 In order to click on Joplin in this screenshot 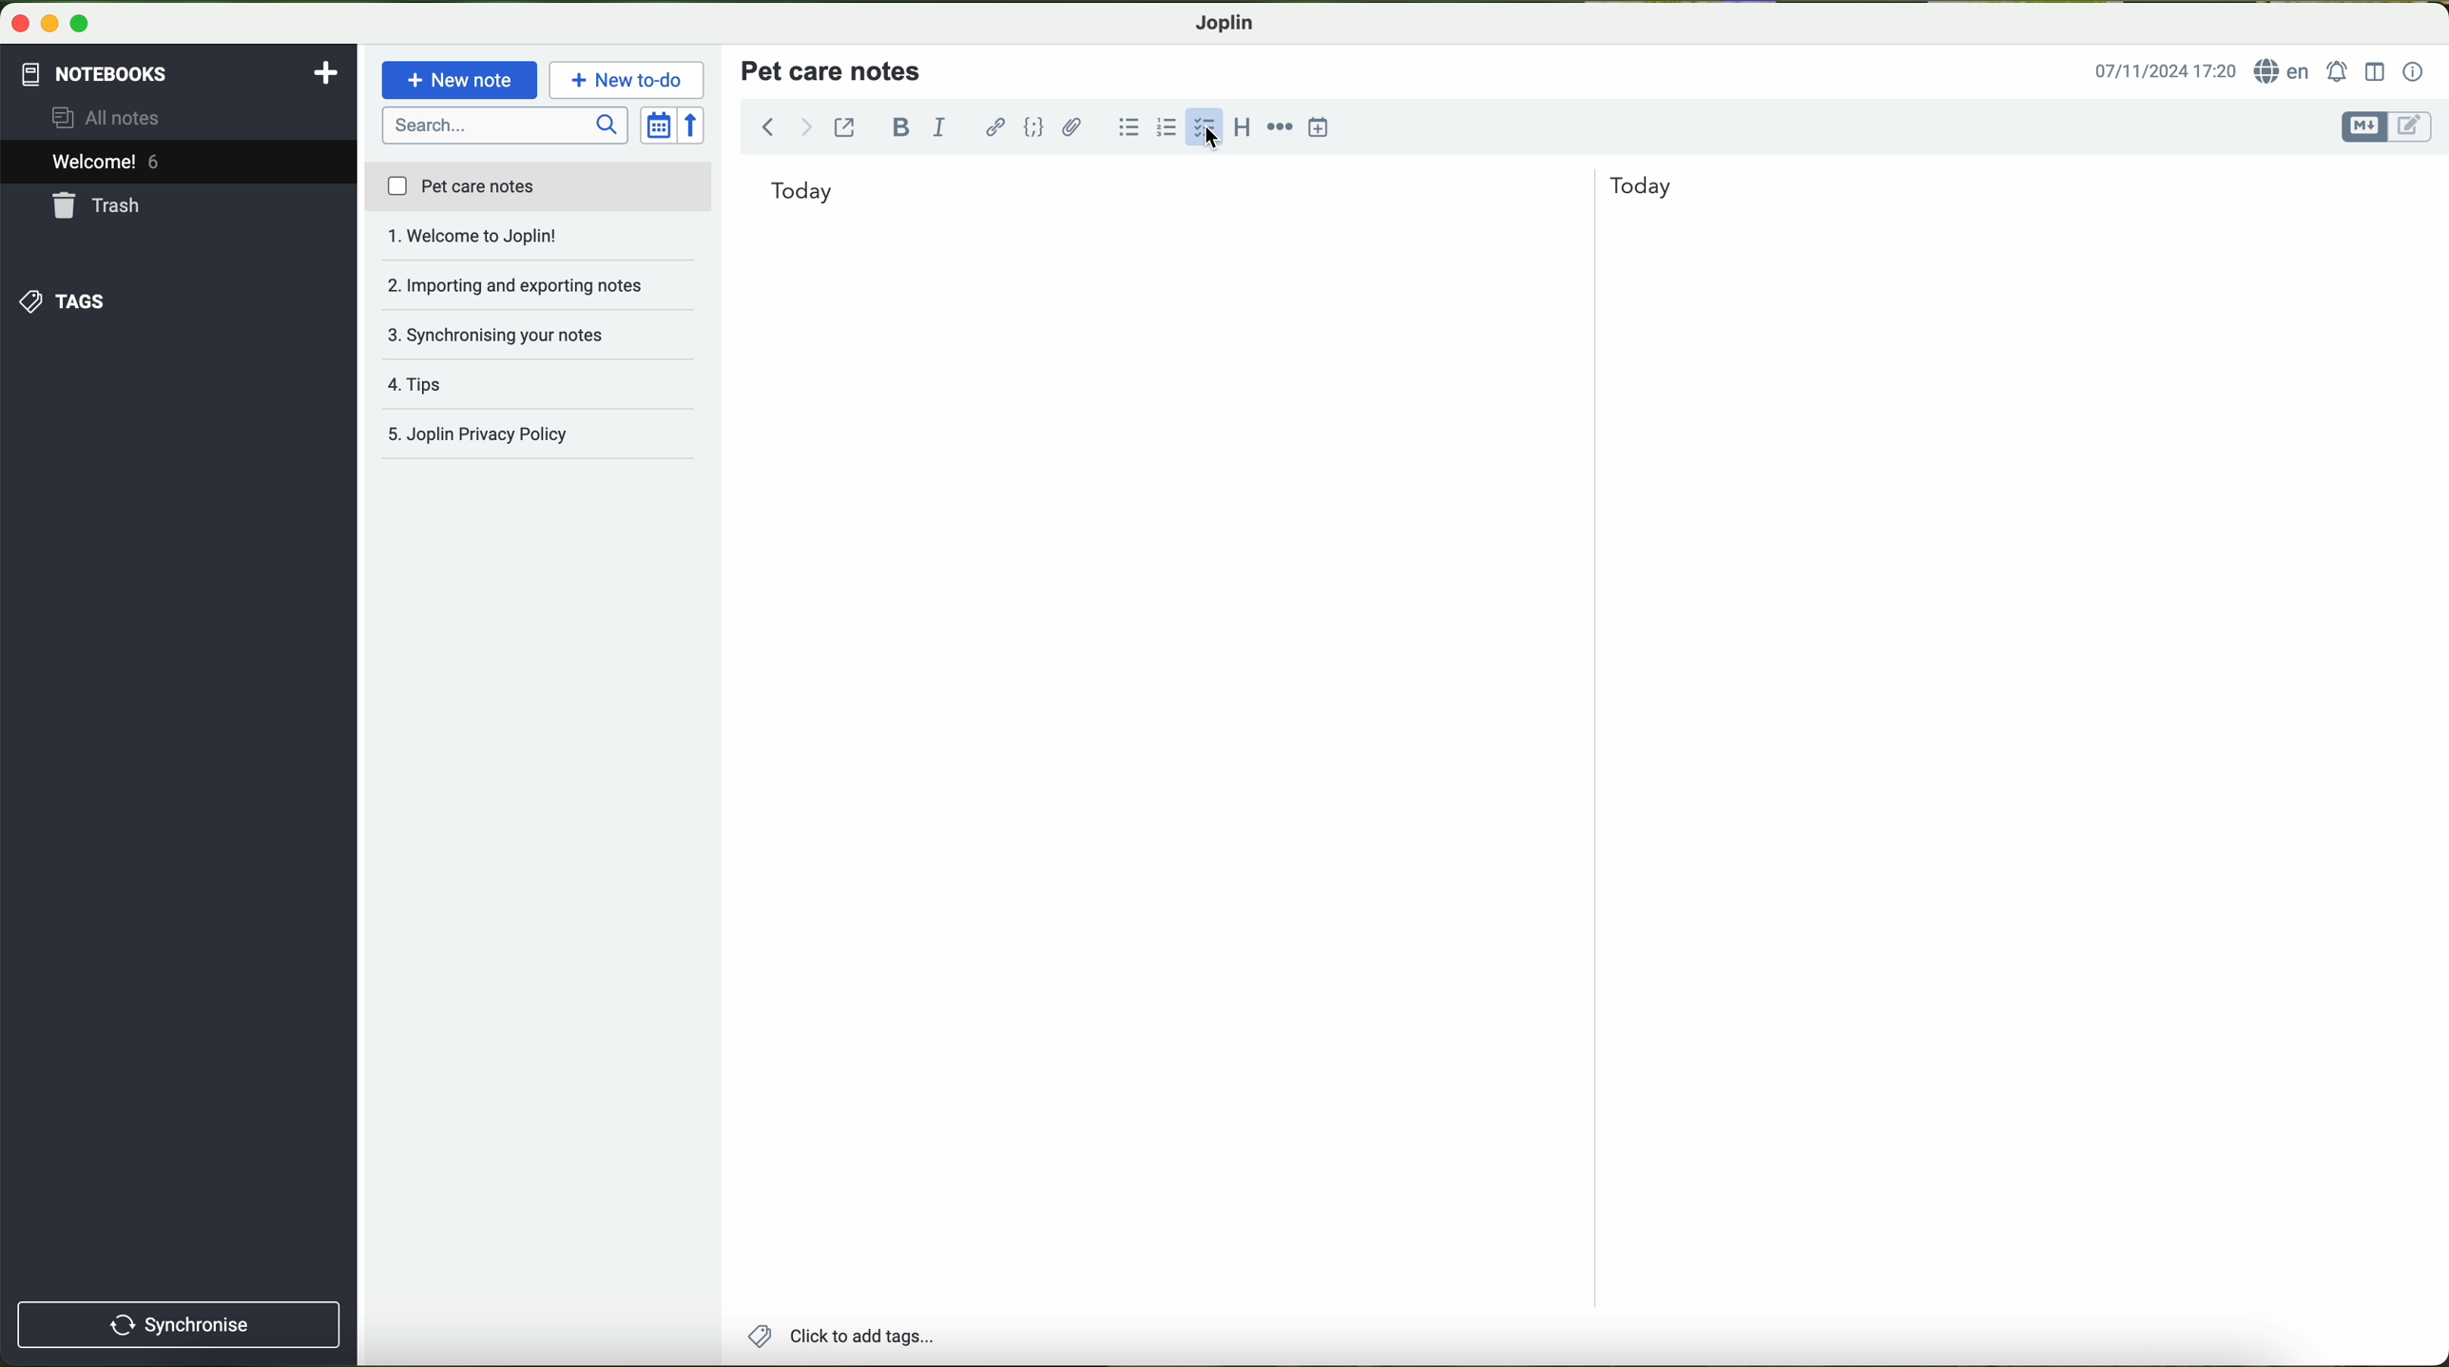, I will do `click(1225, 21)`.